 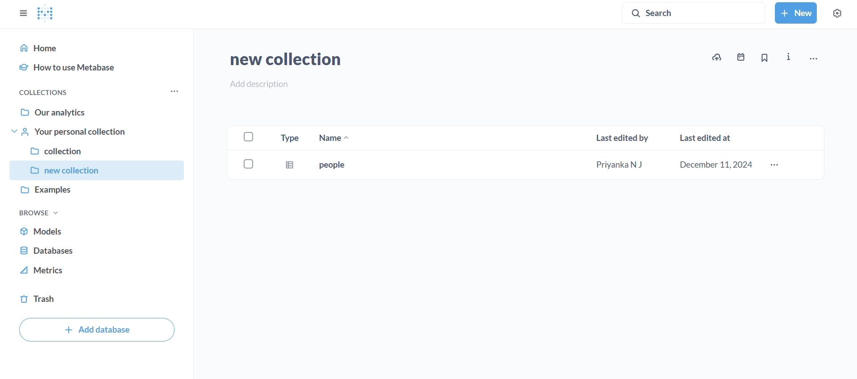 I want to click on models, so click(x=100, y=232).